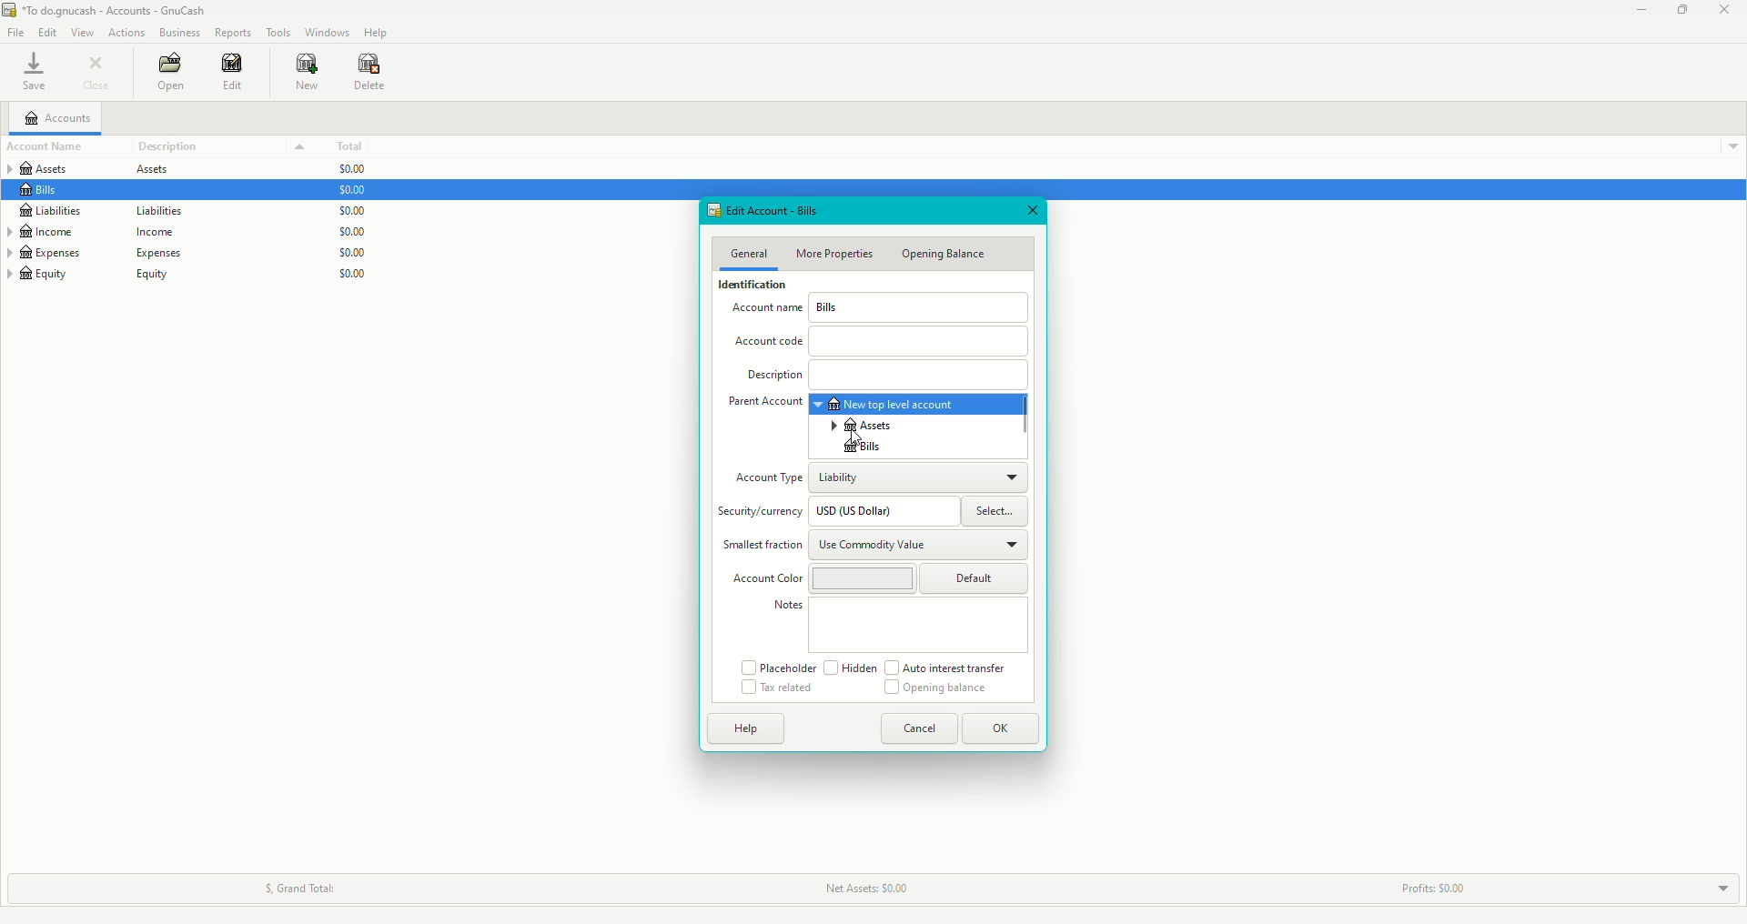 The width and height of the screenshot is (1747, 924). What do you see at coordinates (103, 170) in the screenshot?
I see `Assets` at bounding box center [103, 170].